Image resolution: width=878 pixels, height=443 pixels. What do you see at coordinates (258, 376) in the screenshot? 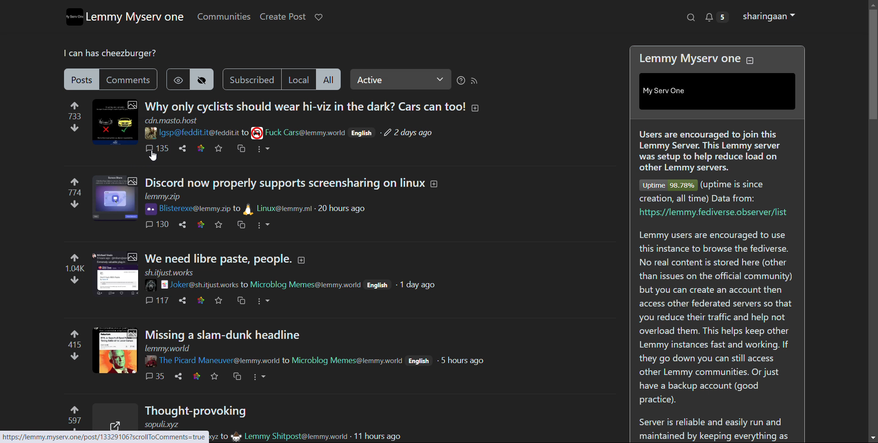
I see `options` at bounding box center [258, 376].